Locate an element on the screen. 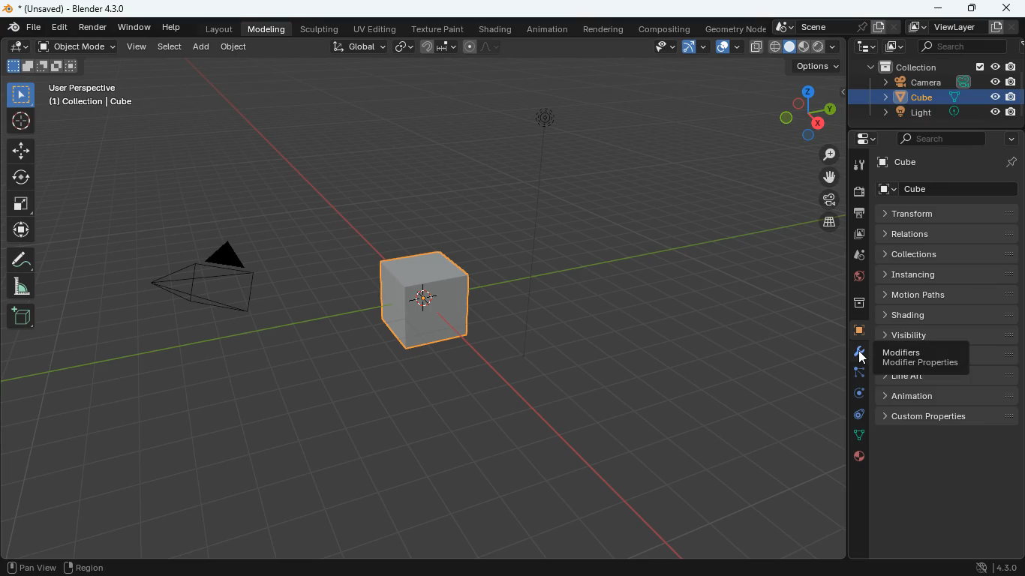 This screenshot has height=576, width=1025. public is located at coordinates (852, 278).